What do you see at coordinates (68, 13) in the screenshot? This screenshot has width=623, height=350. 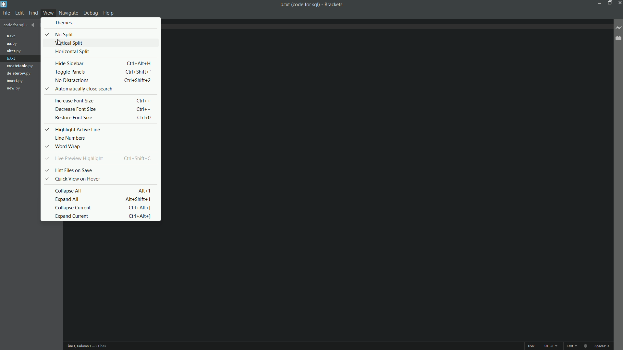 I see `Navigate menu` at bounding box center [68, 13].